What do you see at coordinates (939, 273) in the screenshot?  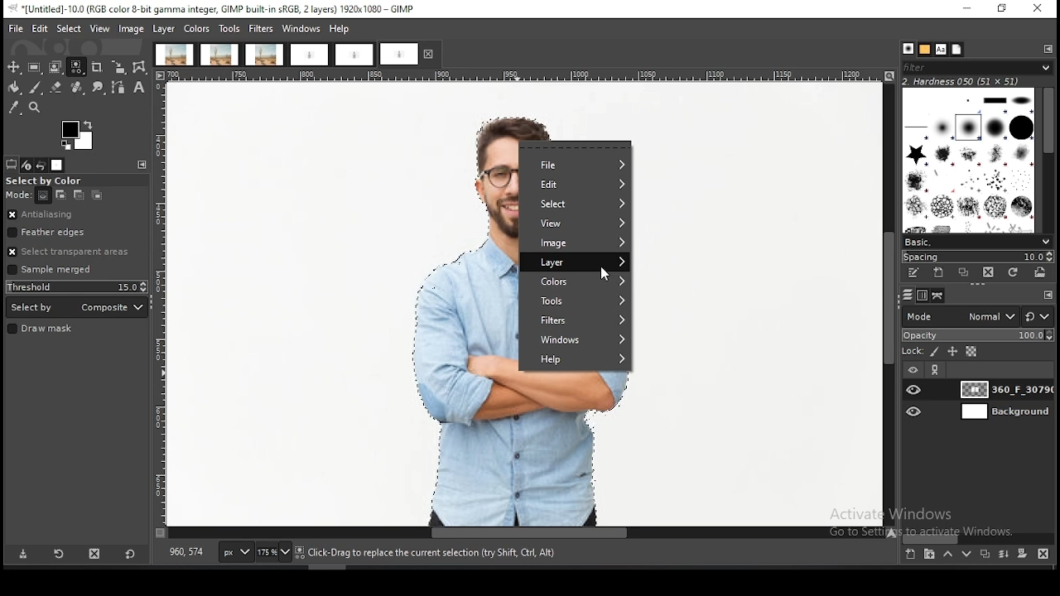 I see `create a new brush` at bounding box center [939, 273].